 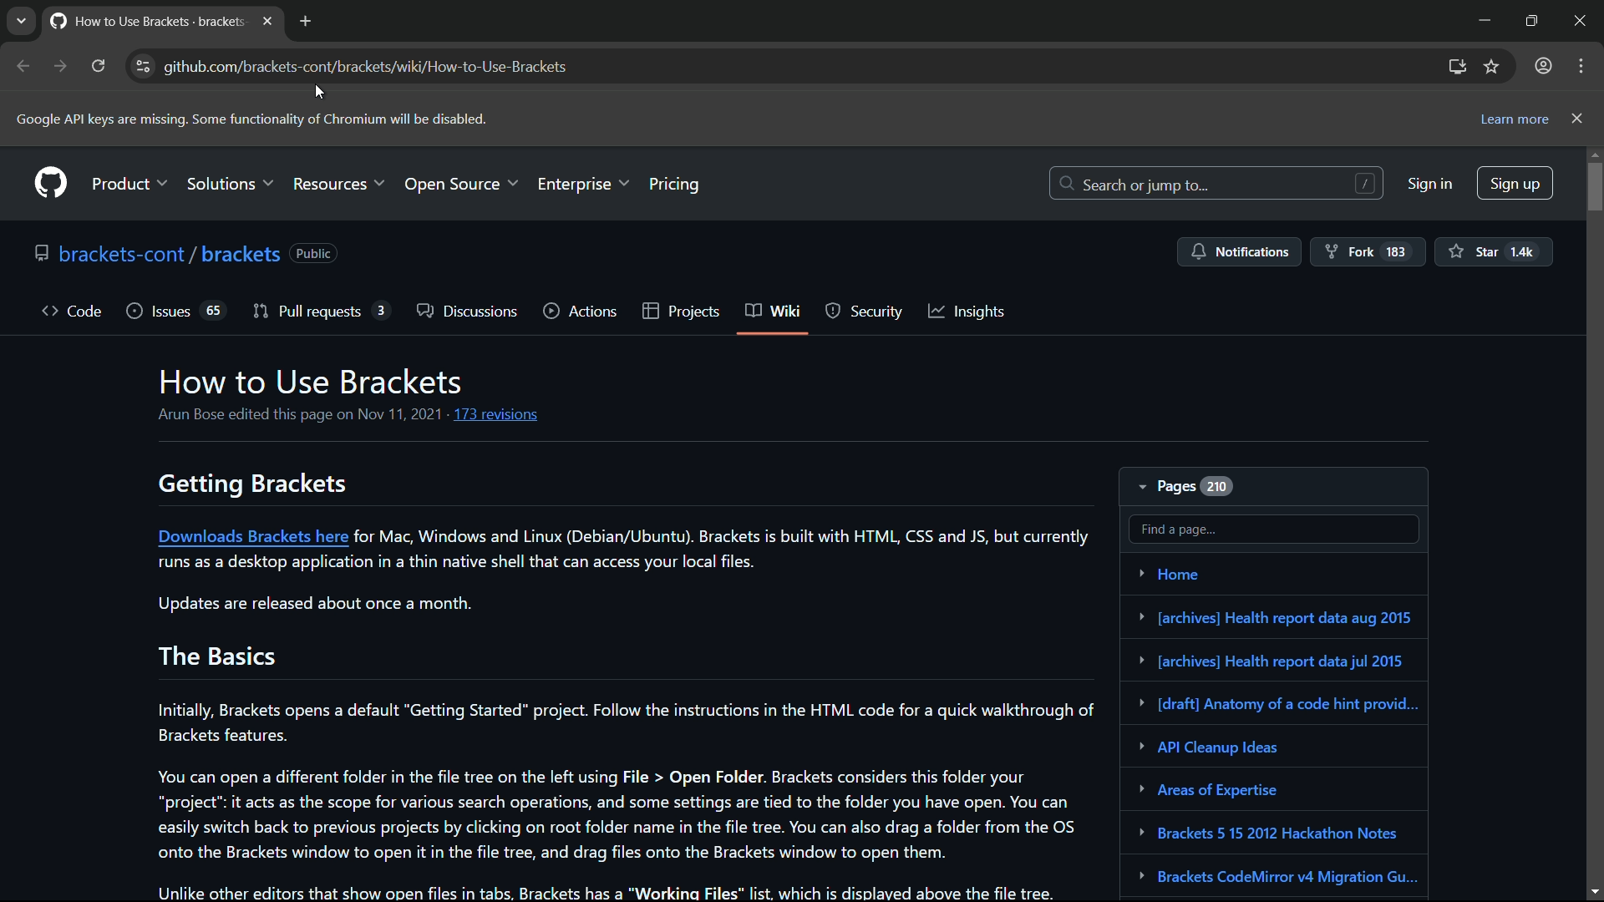 What do you see at coordinates (373, 68) in the screenshot?
I see `github.com/brackets-cont/brackets/wiki/How-to-Use-Brackets` at bounding box center [373, 68].